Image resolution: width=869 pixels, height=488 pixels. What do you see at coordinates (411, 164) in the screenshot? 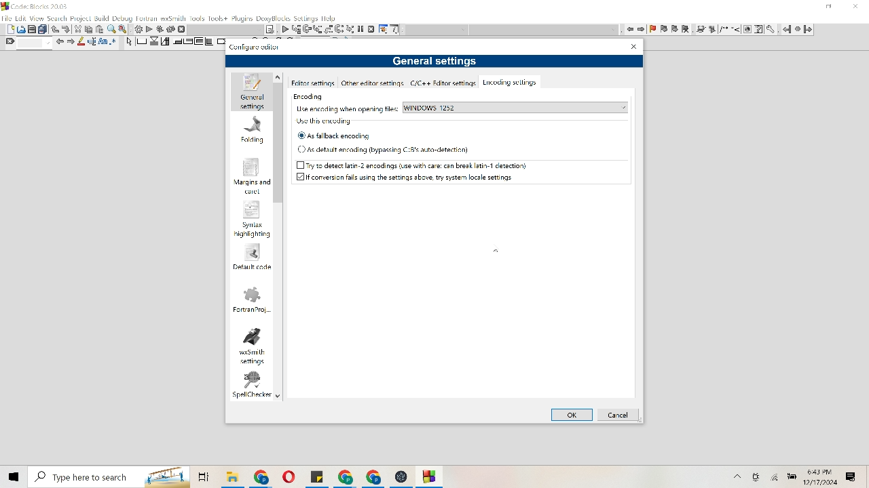
I see `Try to detect latin-2 encodings` at bounding box center [411, 164].